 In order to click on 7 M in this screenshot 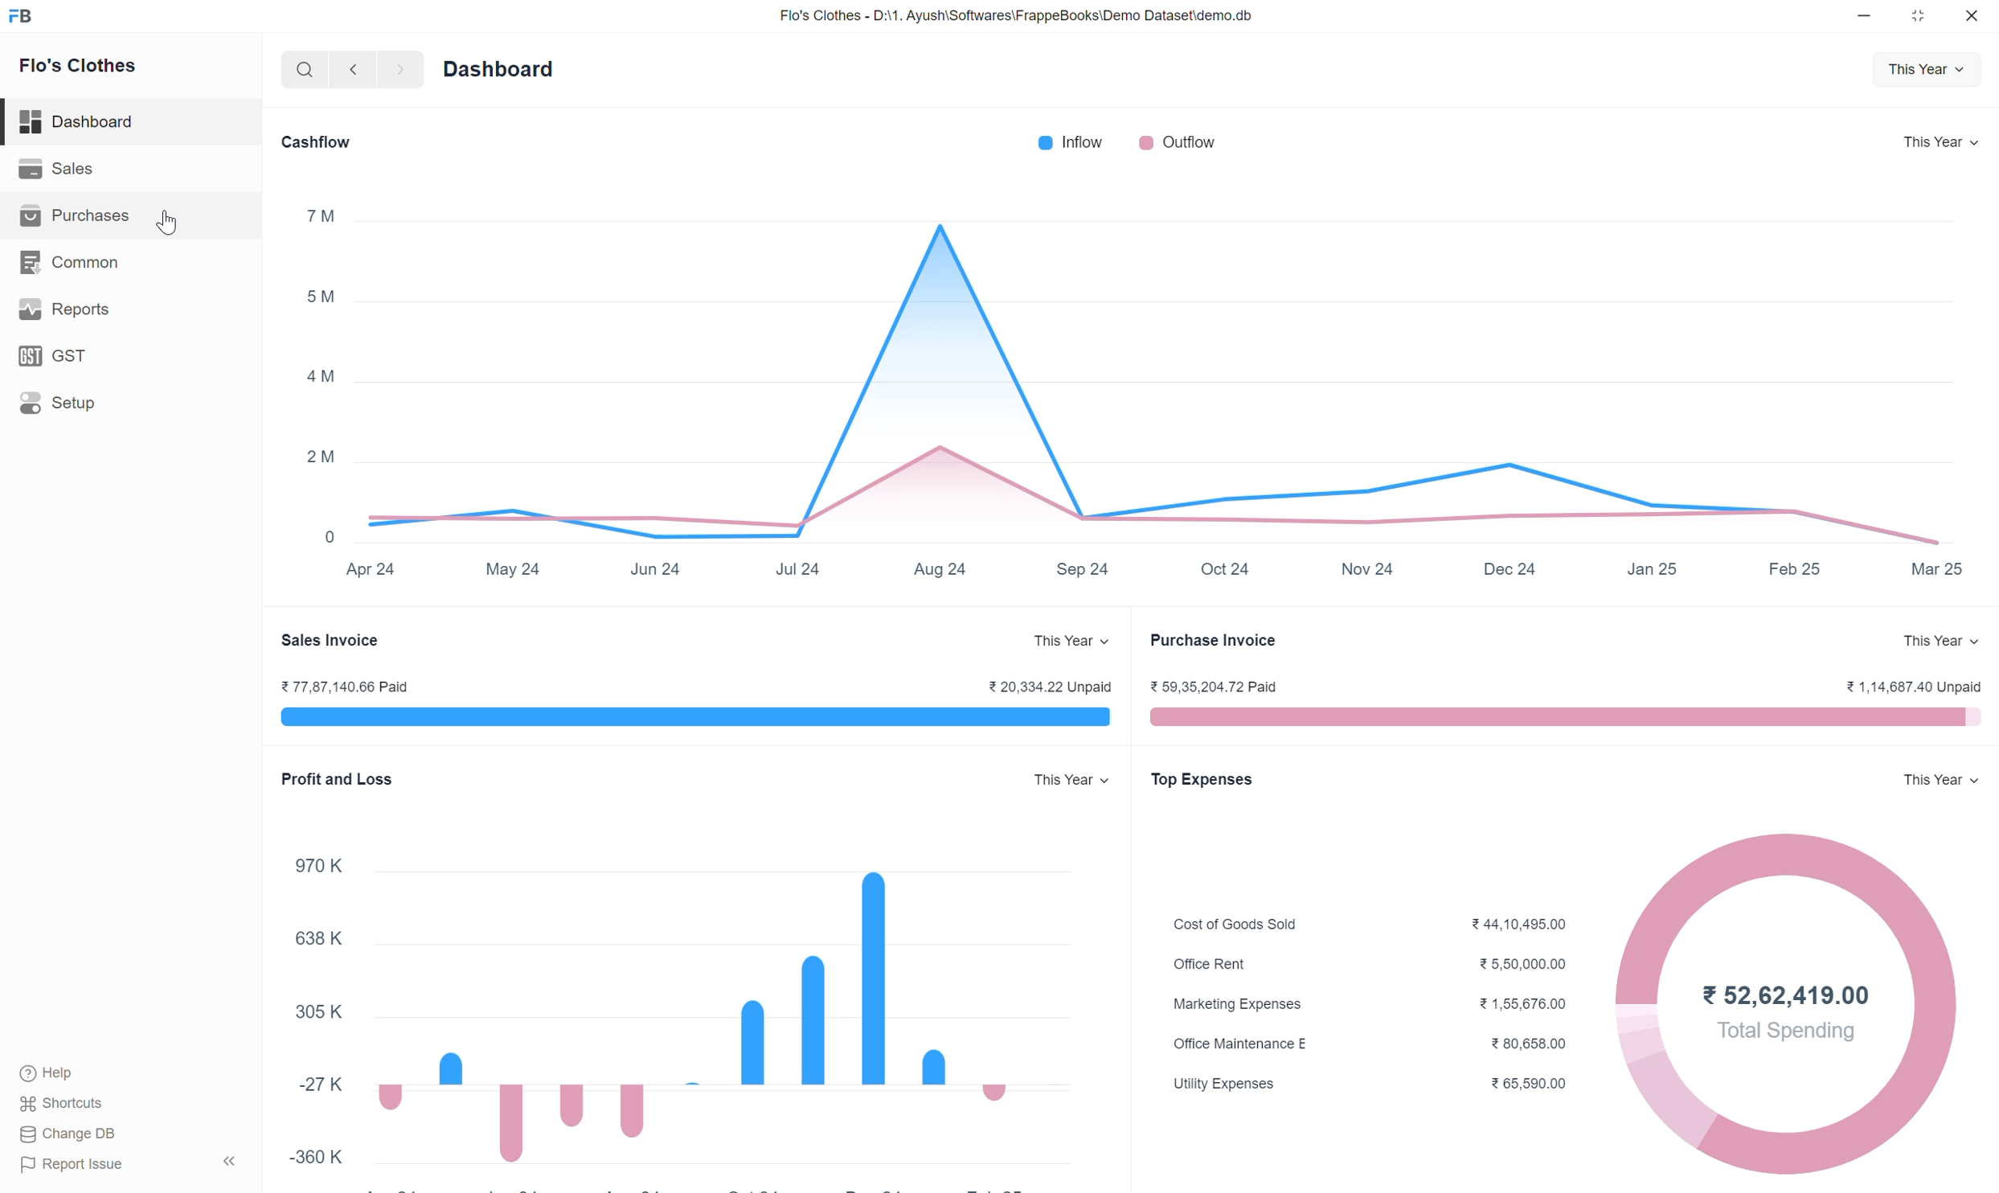, I will do `click(322, 216)`.